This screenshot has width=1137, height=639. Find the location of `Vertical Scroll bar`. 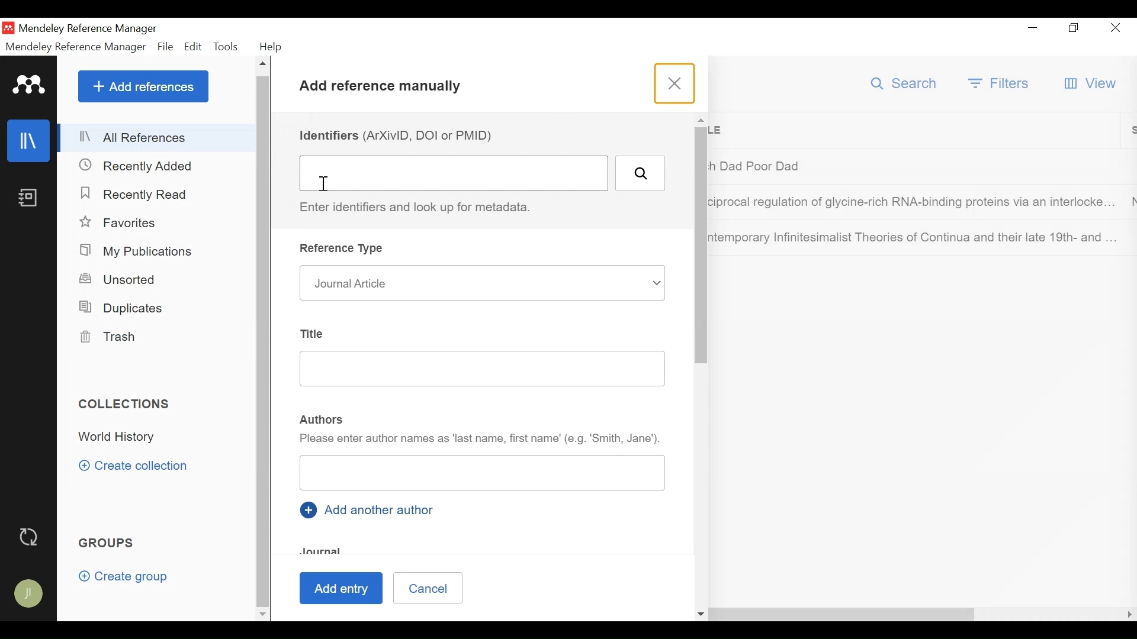

Vertical Scroll bar is located at coordinates (262, 341).